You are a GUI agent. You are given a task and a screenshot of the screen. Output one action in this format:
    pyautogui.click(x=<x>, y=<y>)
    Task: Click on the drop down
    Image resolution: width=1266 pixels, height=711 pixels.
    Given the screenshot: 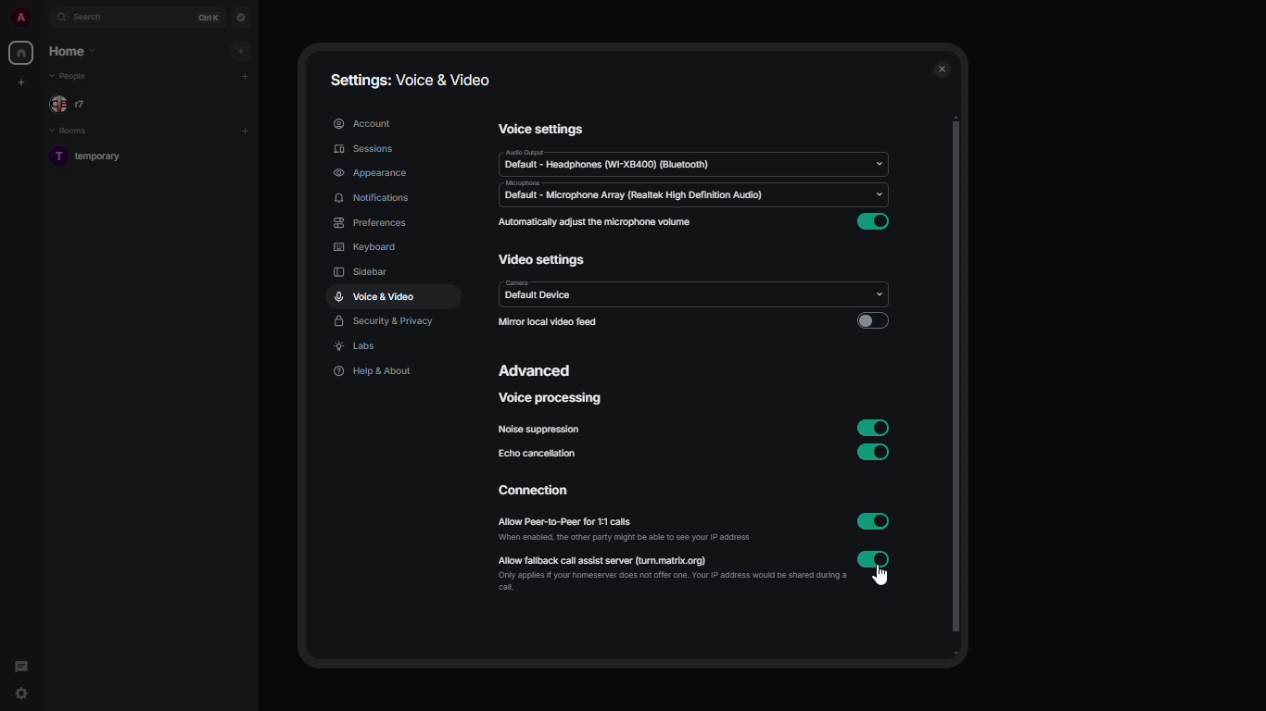 What is the action you would take?
    pyautogui.click(x=880, y=292)
    